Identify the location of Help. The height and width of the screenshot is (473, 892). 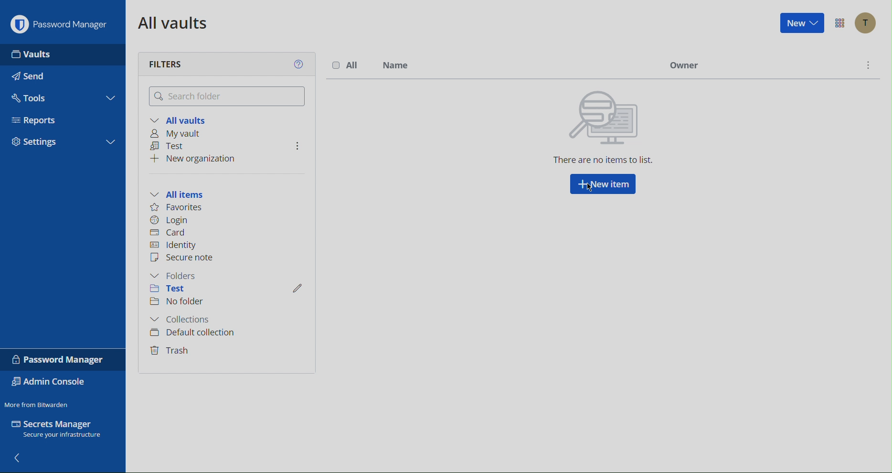
(299, 64).